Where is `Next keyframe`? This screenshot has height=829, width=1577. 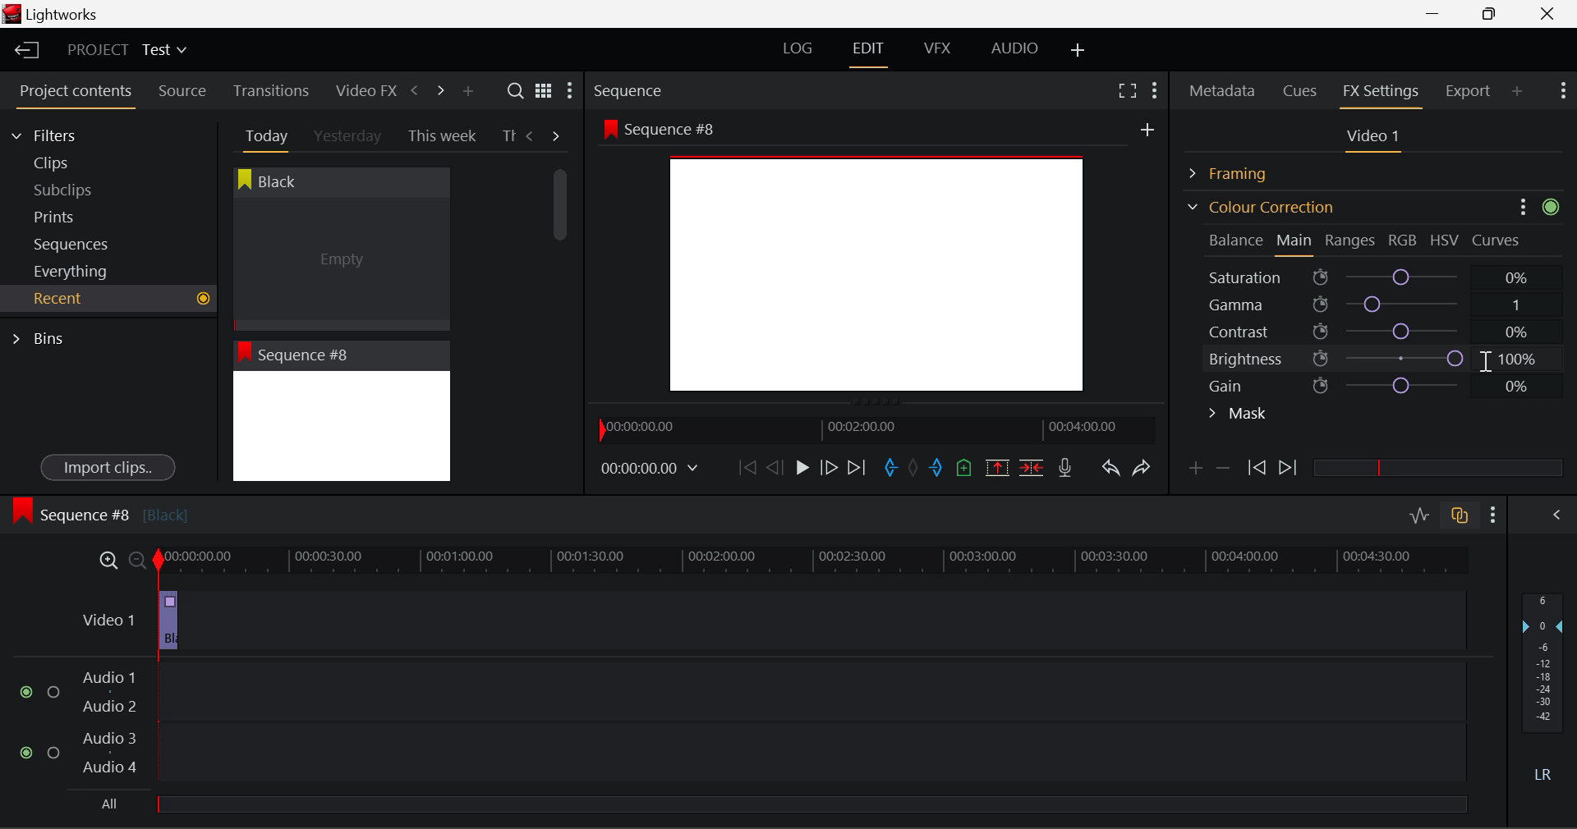 Next keyframe is located at coordinates (1290, 469).